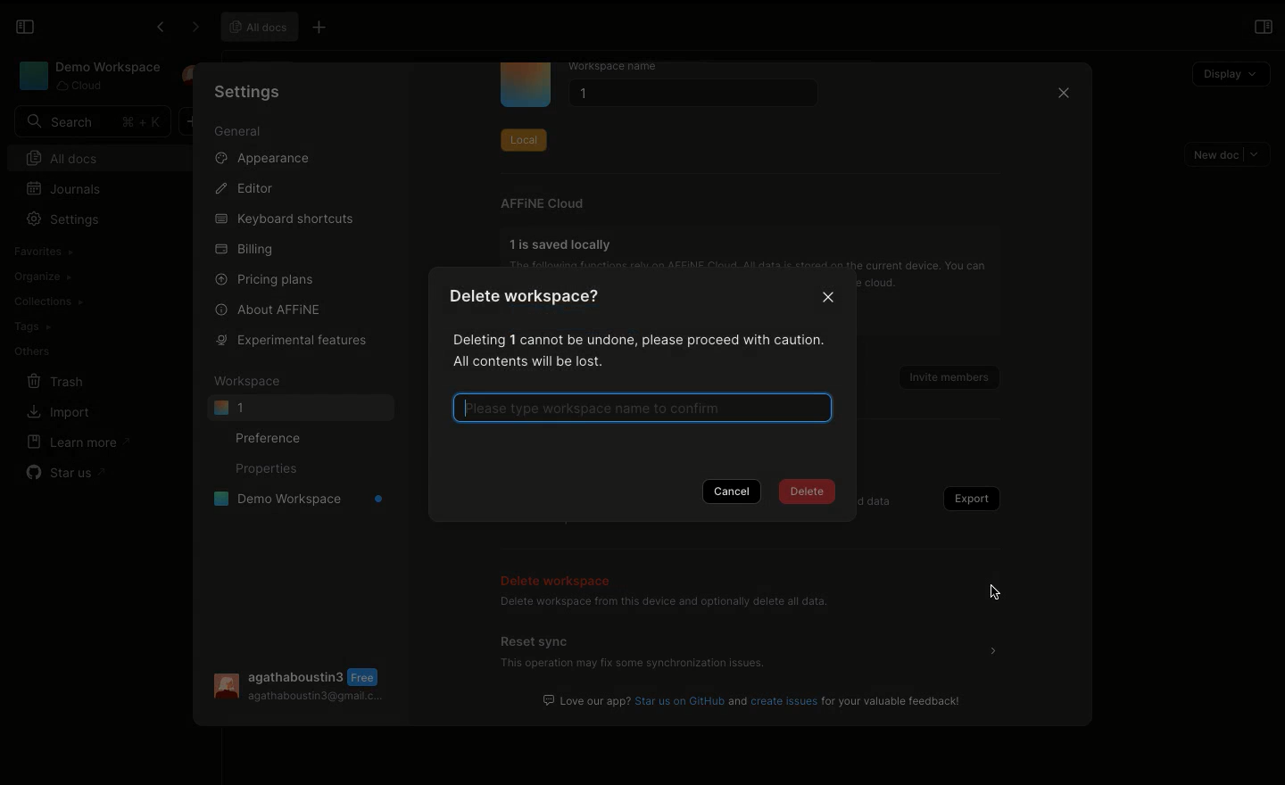 The image size is (1285, 785). I want to click on Properties, so click(265, 470).